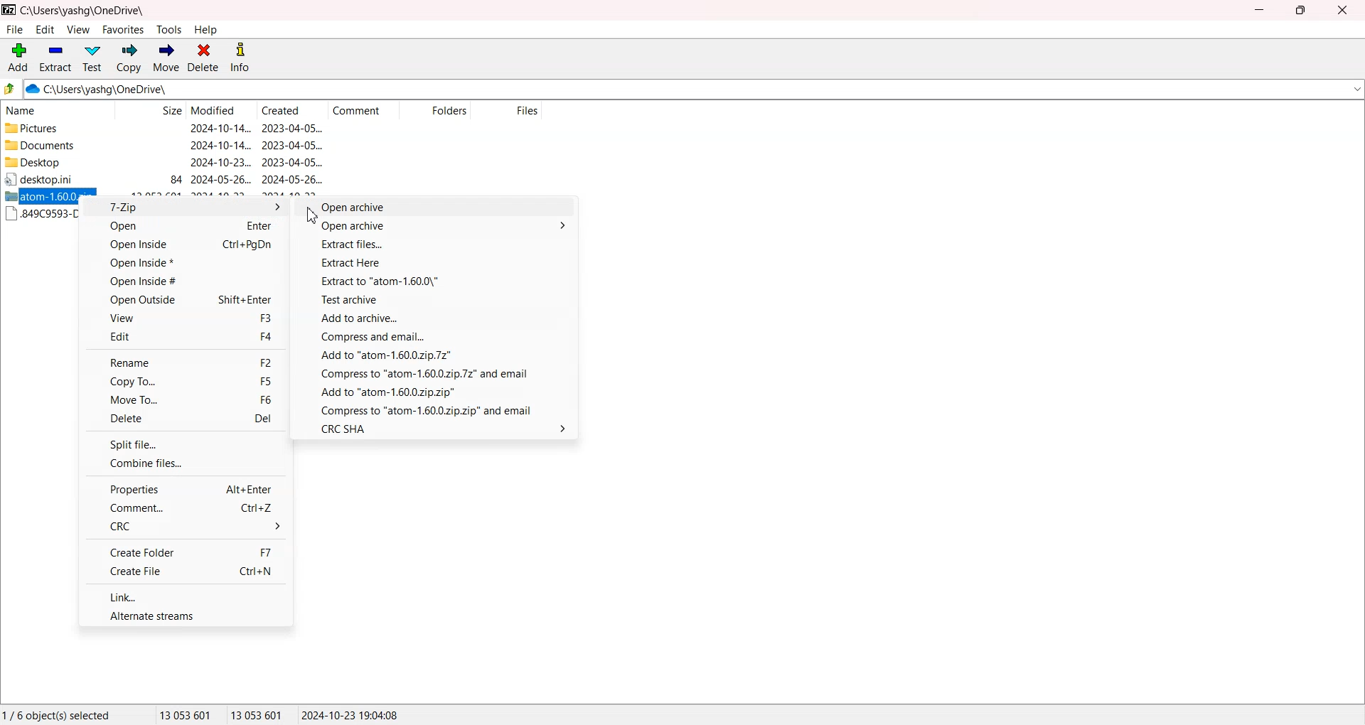 This screenshot has height=725, width=1365. I want to click on Desktop File, so click(53, 179).